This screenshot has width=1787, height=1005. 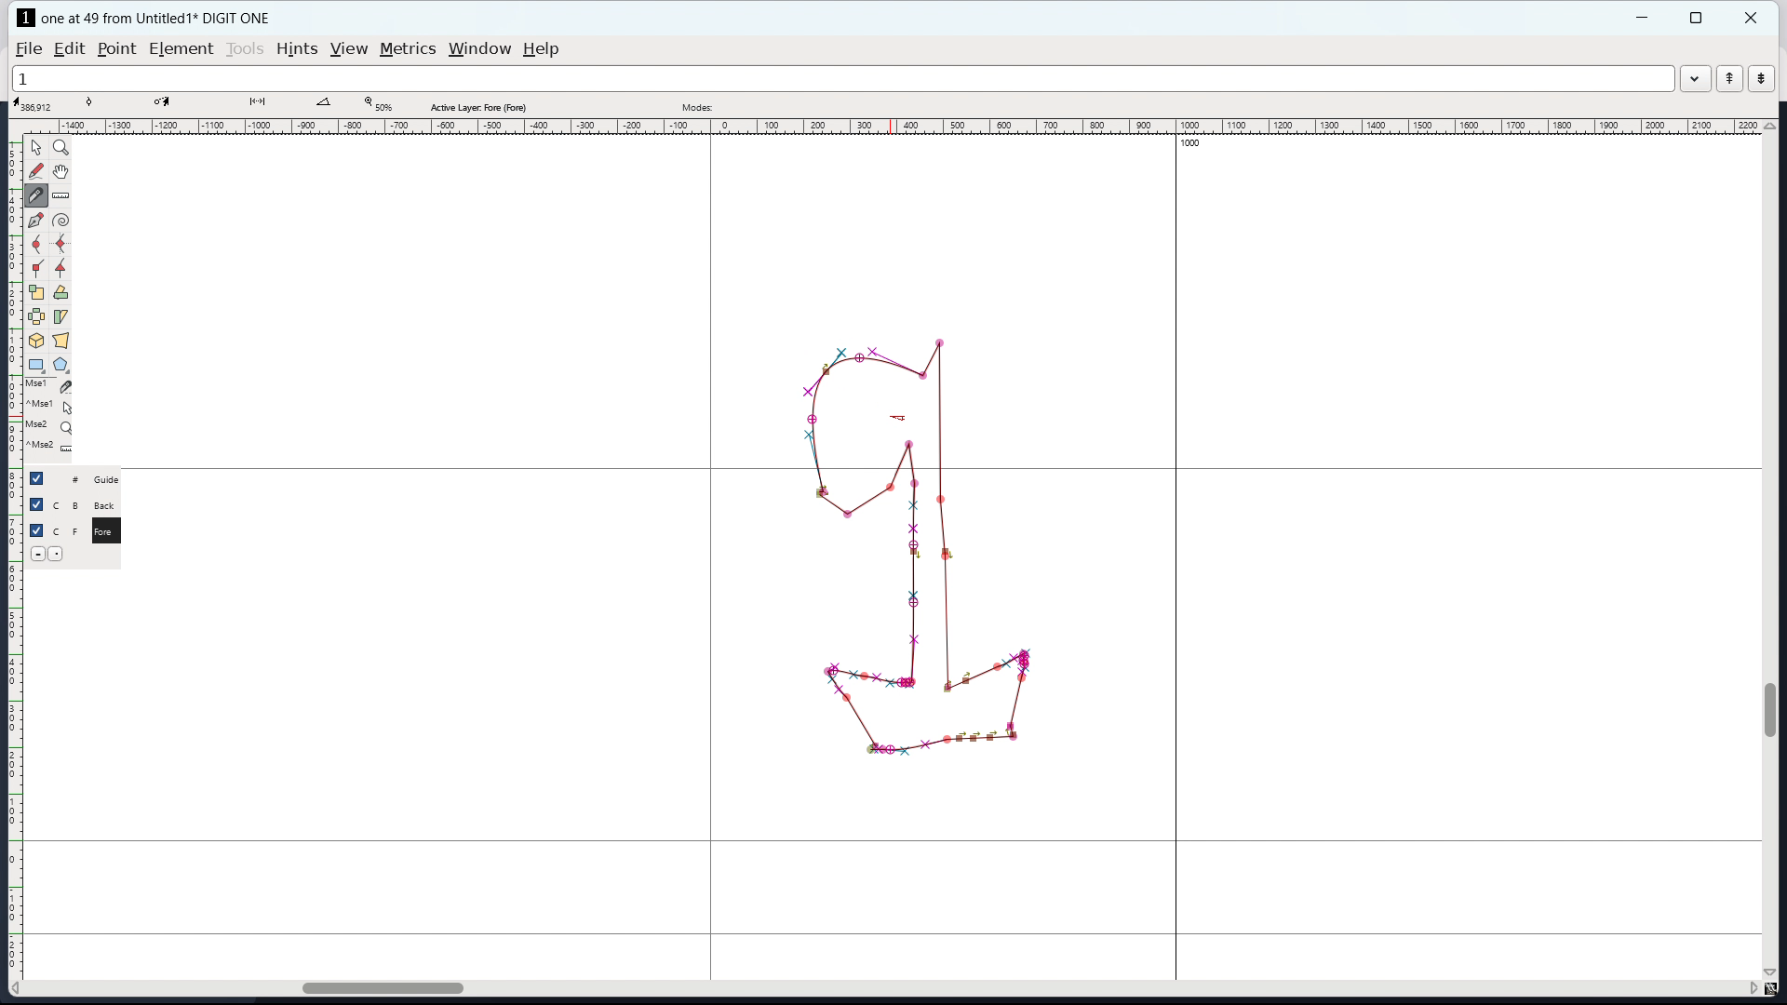 I want to click on C B, so click(x=68, y=503).